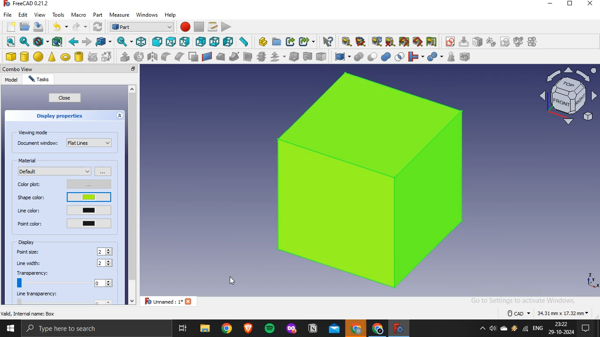  I want to click on go to linked object, so click(104, 41).